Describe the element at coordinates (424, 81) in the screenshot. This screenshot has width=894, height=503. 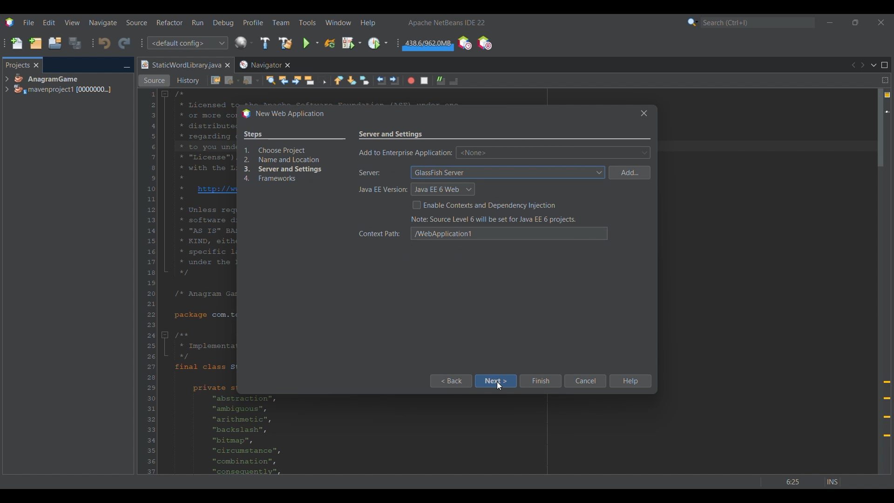
I see `Stop macro recording` at that location.